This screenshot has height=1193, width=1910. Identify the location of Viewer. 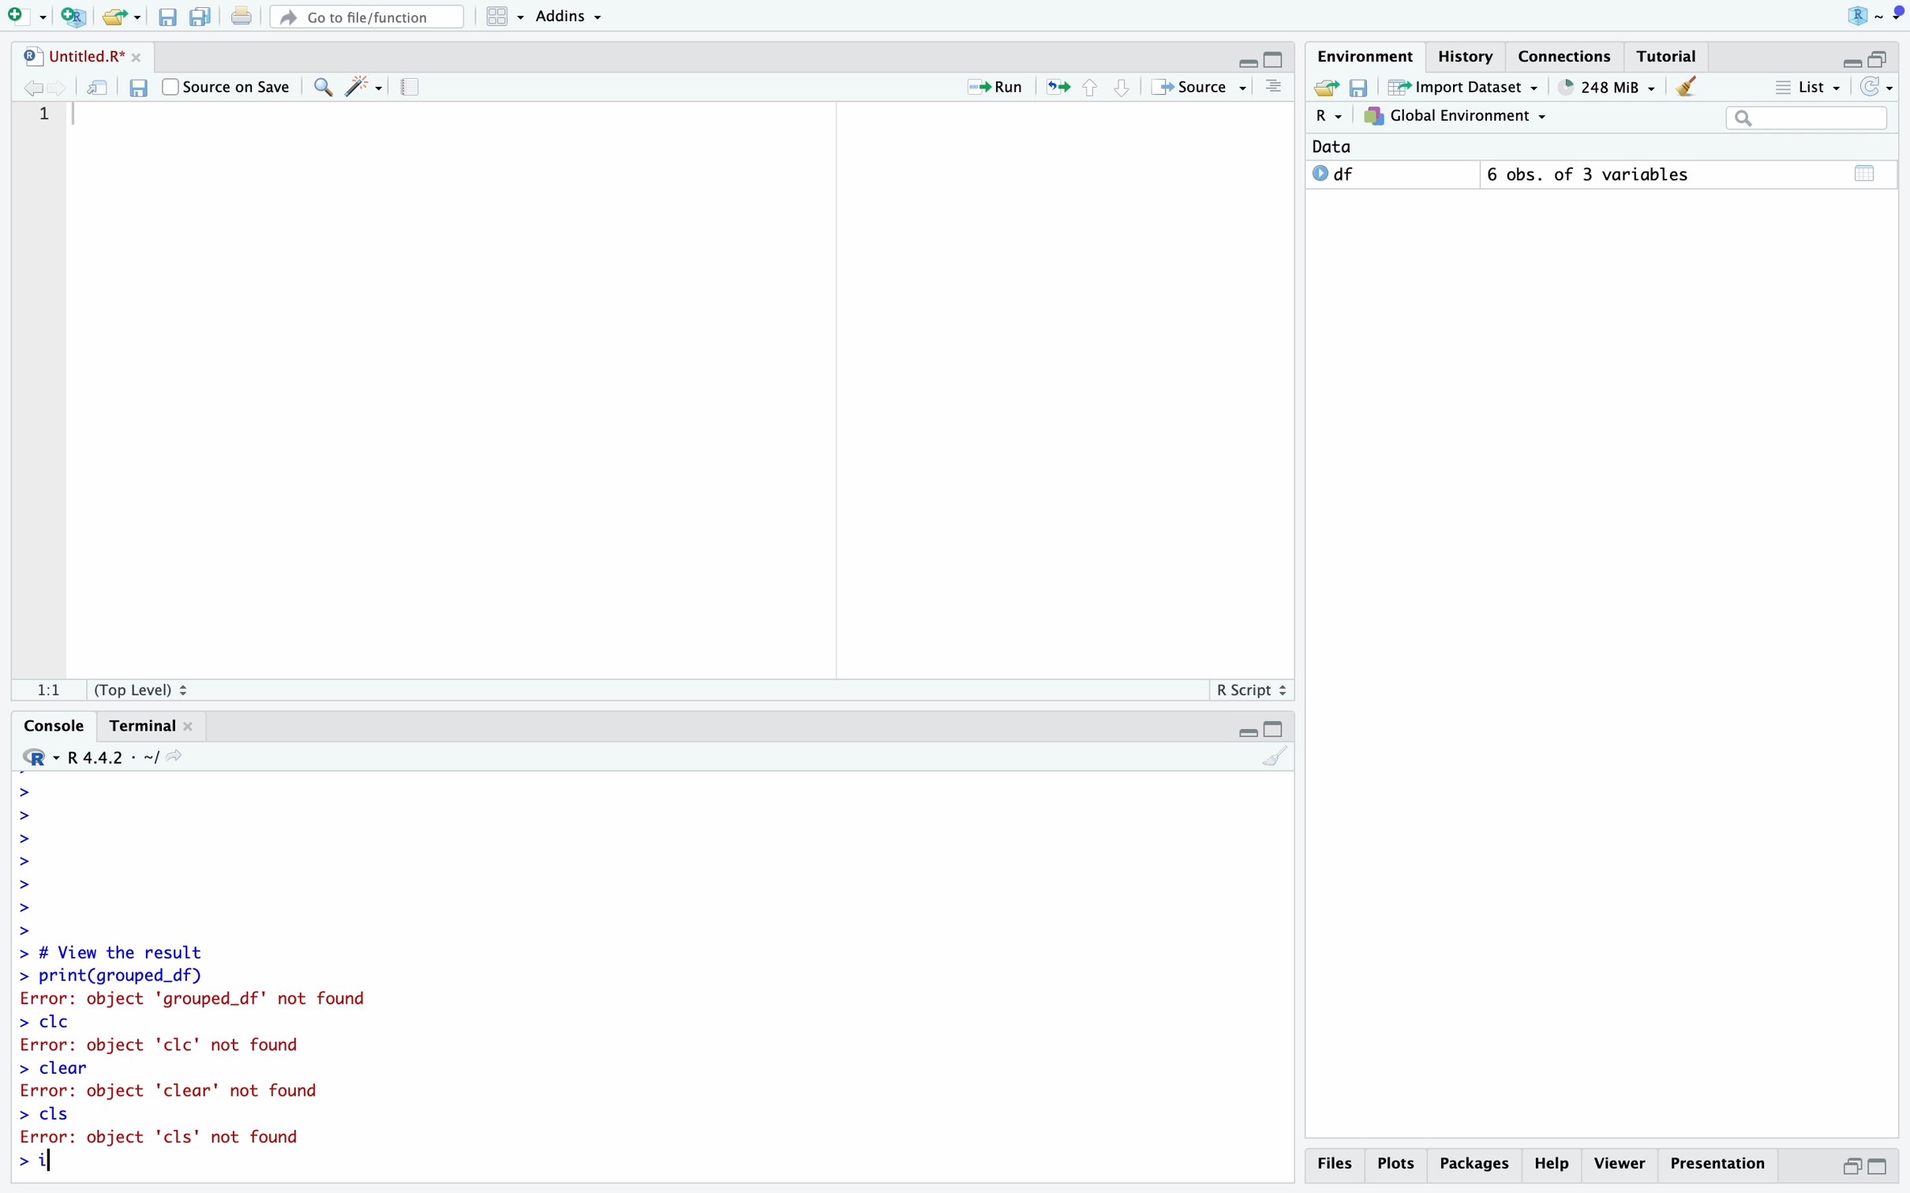
(1621, 1164).